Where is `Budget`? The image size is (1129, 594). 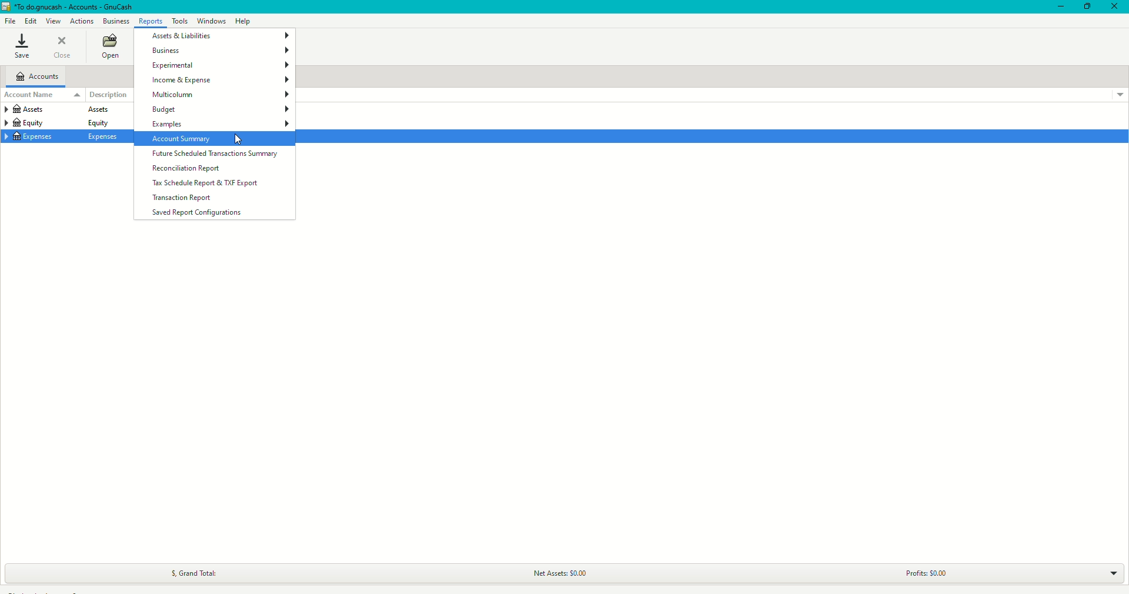 Budget is located at coordinates (221, 110).